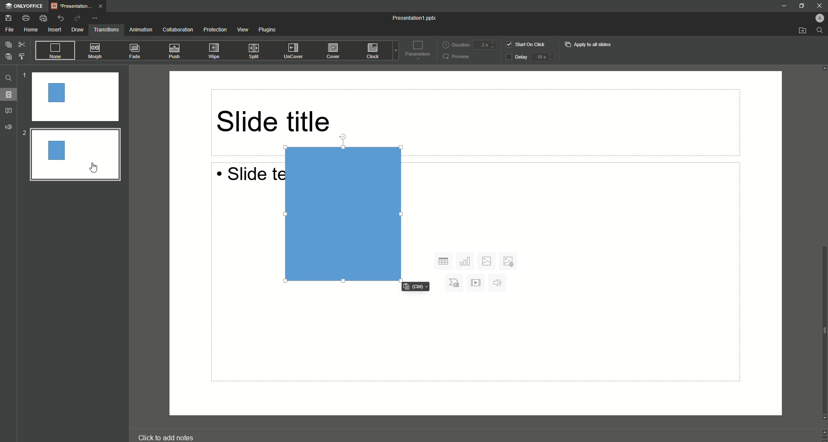 Image resolution: width=828 pixels, height=442 pixels. I want to click on Wipe, so click(212, 51).